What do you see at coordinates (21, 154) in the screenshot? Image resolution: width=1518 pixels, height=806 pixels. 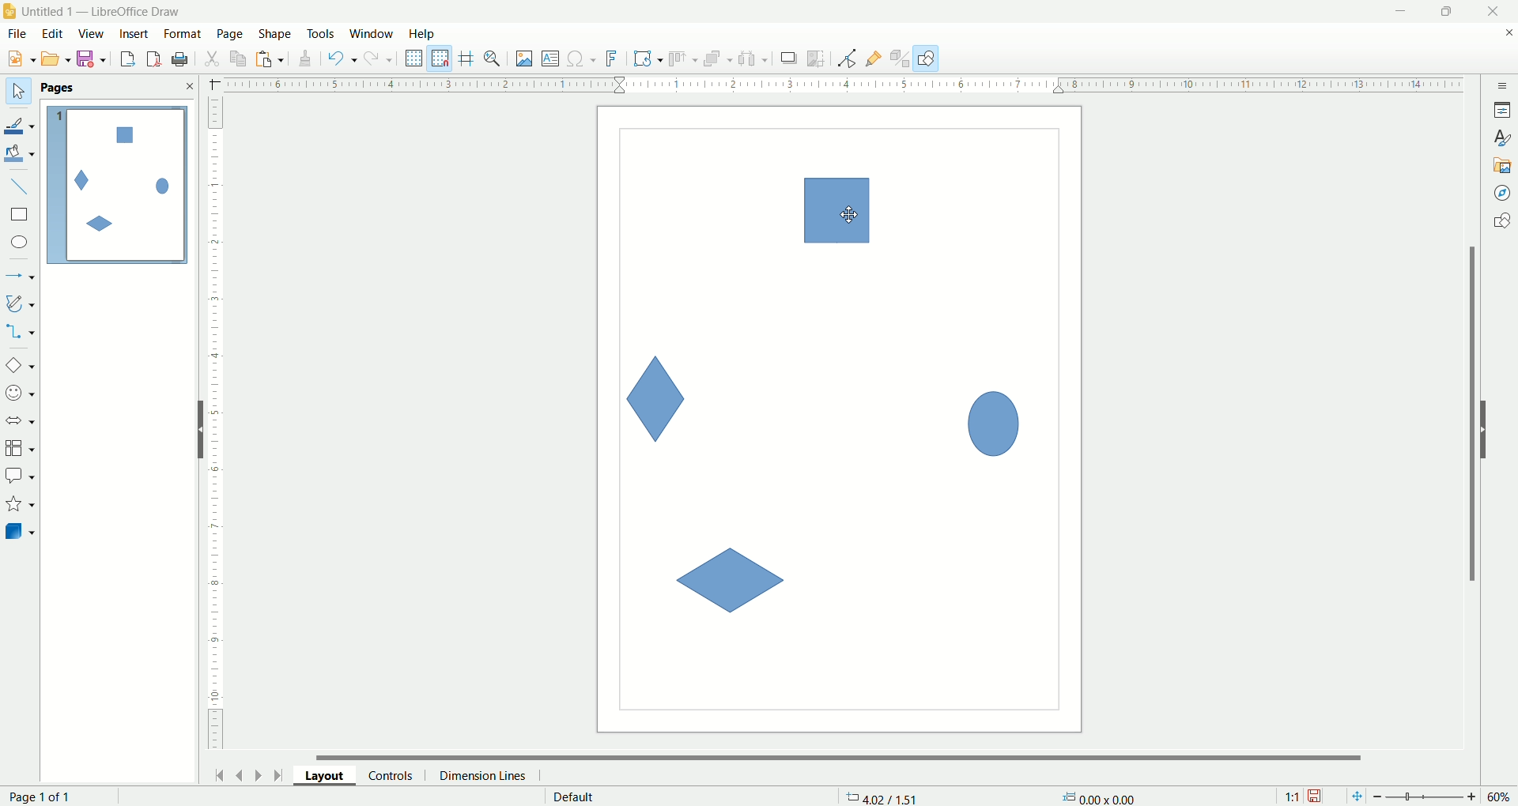 I see `fill color` at bounding box center [21, 154].